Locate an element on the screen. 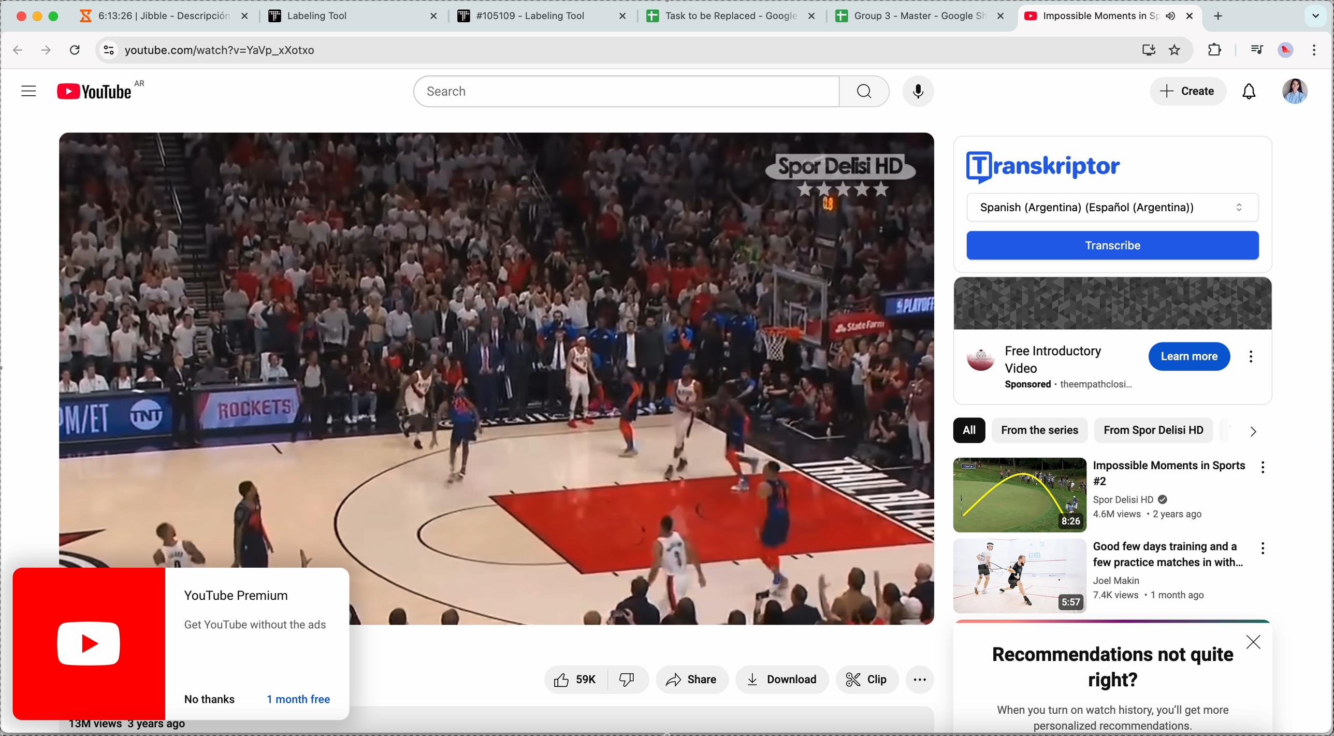 This screenshot has width=1334, height=736. URL is located at coordinates (226, 51).